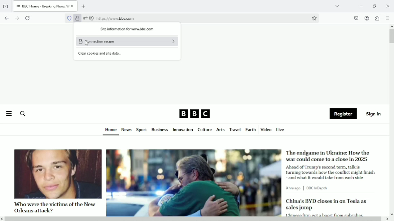 The width and height of the screenshot is (394, 221). What do you see at coordinates (308, 188) in the screenshot?
I see `9 hrs ago | BBC in Depth` at bounding box center [308, 188].